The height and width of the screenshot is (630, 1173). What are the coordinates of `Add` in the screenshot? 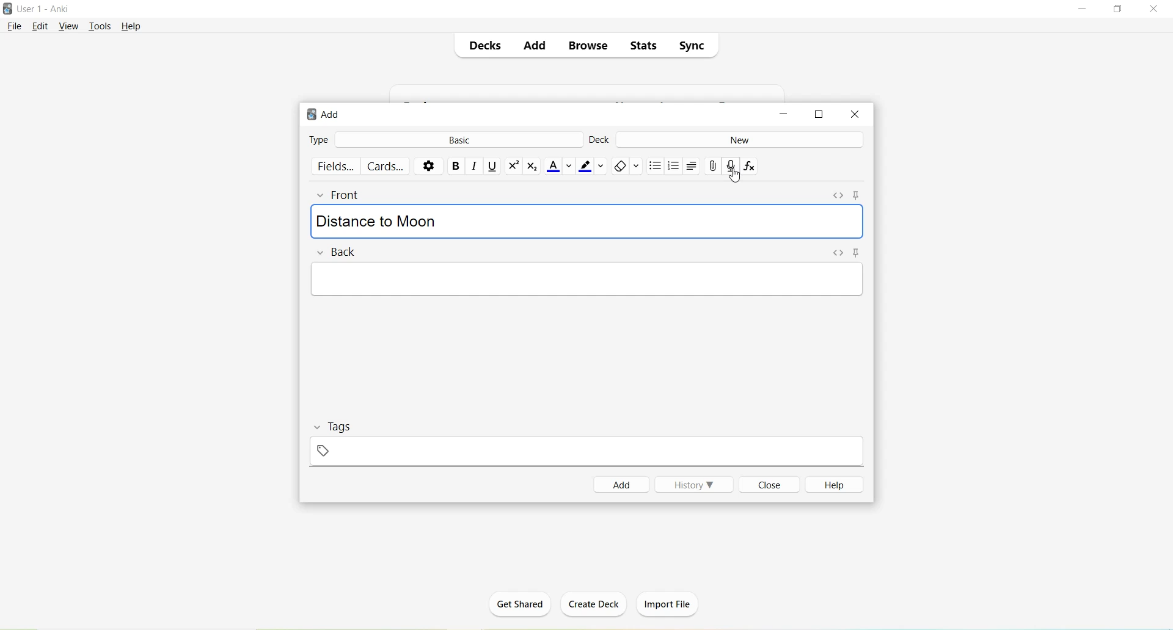 It's located at (327, 115).